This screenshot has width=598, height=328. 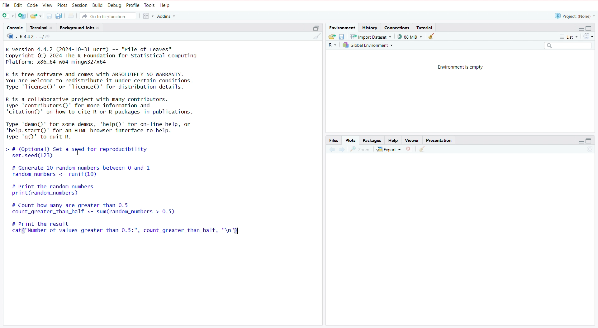 I want to click on Save current file, so click(x=49, y=16).